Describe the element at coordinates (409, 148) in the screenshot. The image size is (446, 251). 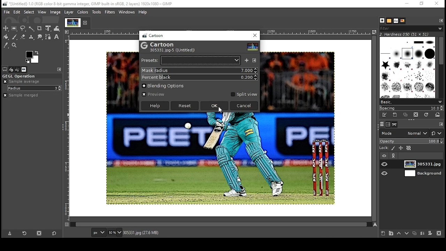
I see `lock alpha channel` at that location.